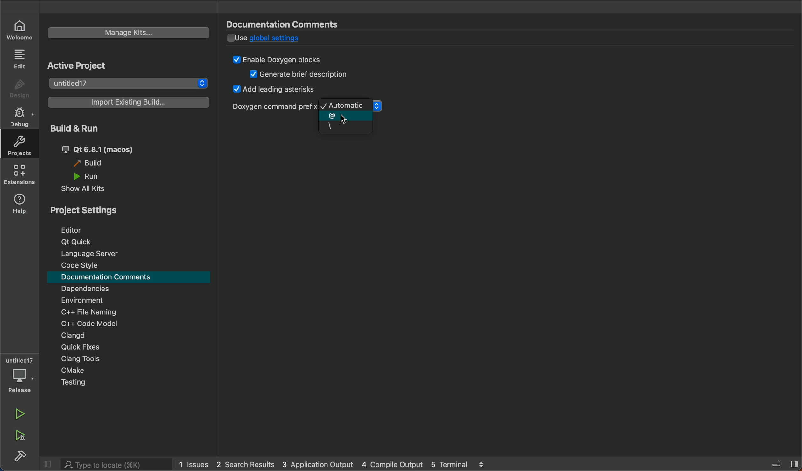 The height and width of the screenshot is (471, 802). What do you see at coordinates (130, 33) in the screenshot?
I see `manage kits` at bounding box center [130, 33].